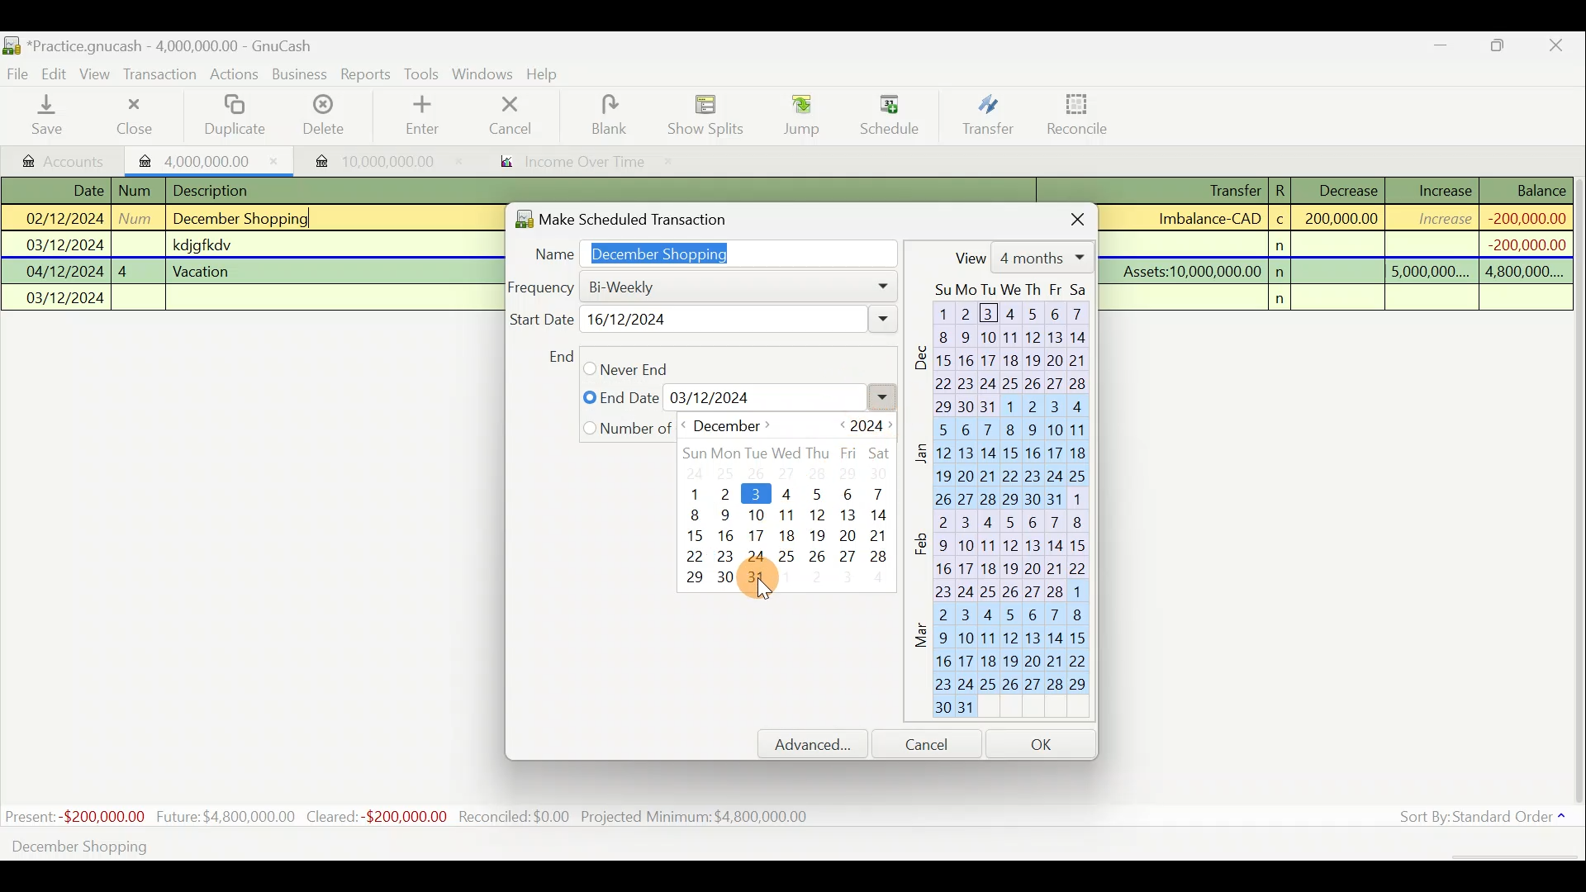 This screenshot has height=892, width=1586. I want to click on Advanced, so click(820, 744).